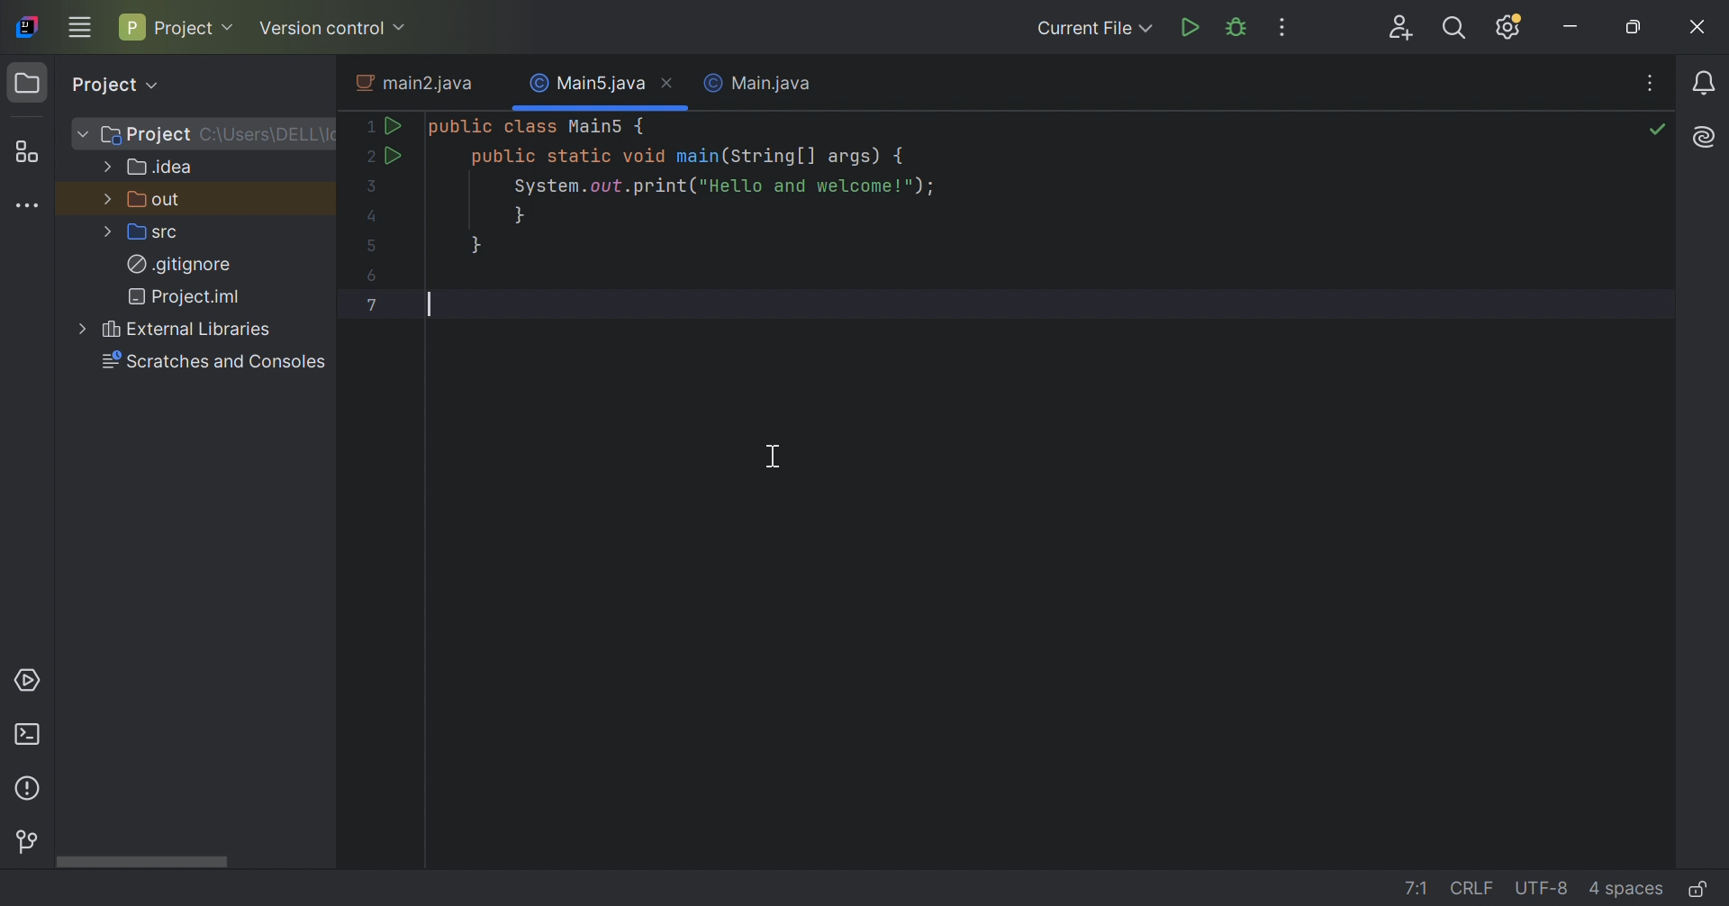 Image resolution: width=1729 pixels, height=906 pixels. Describe the element at coordinates (268, 134) in the screenshot. I see `C\:Users\DELL\` at that location.